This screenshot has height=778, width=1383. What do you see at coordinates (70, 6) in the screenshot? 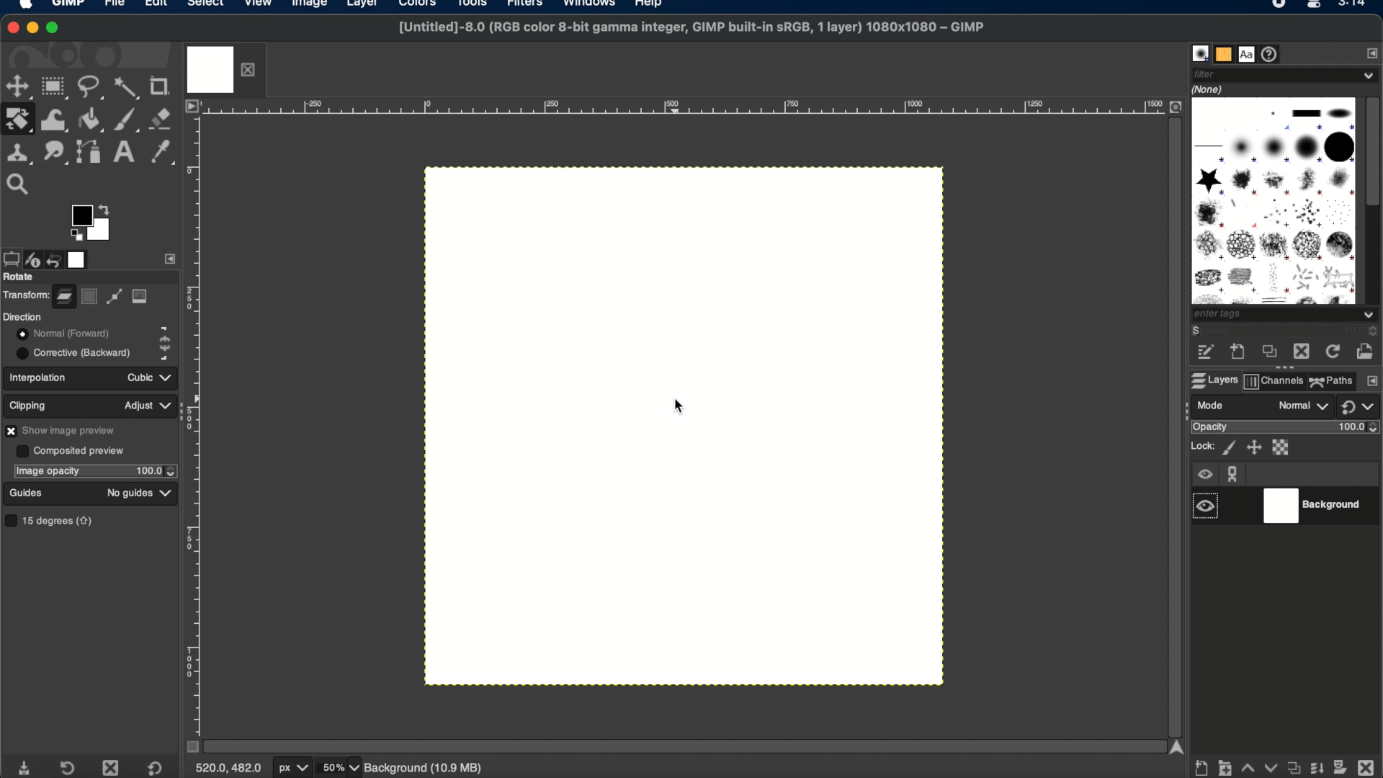
I see `GIMP` at bounding box center [70, 6].